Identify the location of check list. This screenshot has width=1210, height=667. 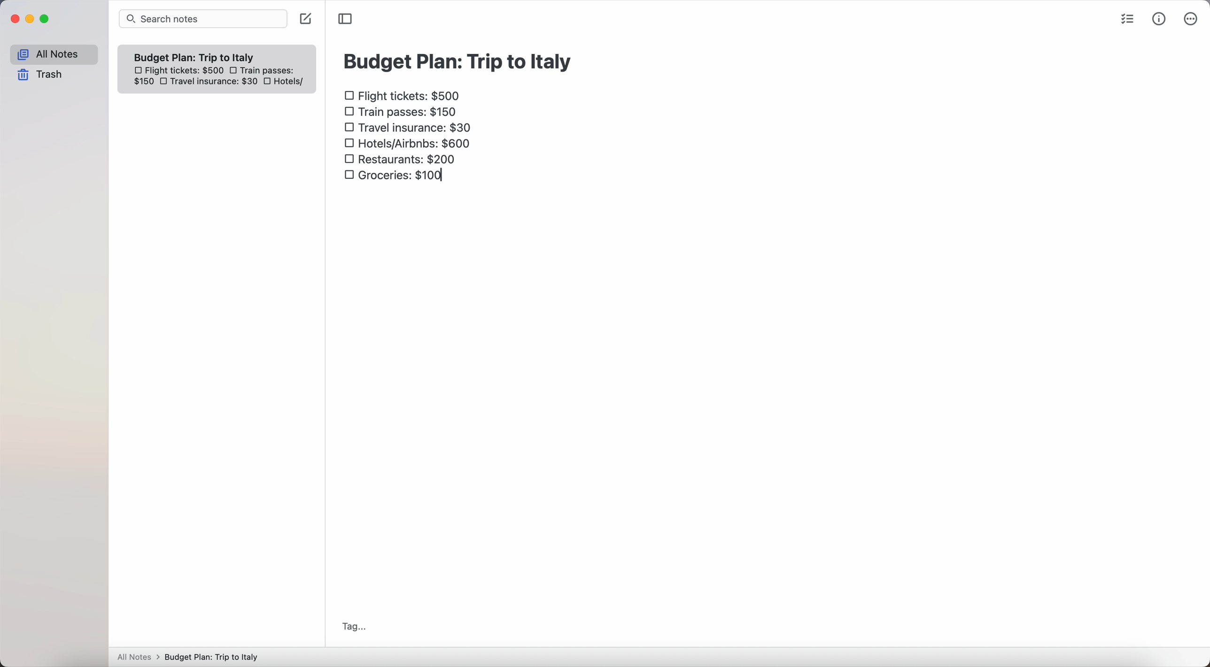
(1130, 20).